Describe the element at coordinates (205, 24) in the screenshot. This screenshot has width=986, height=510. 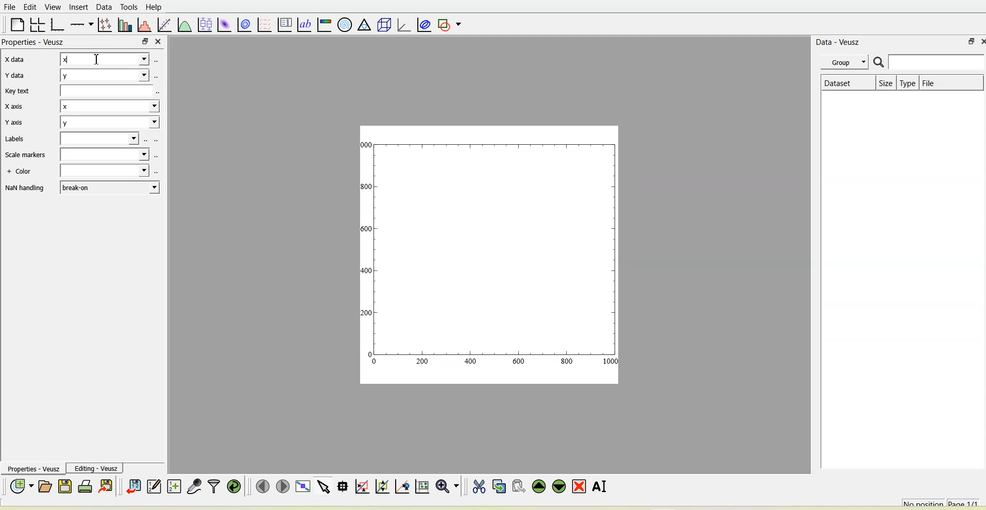
I see `plot box plots` at that location.